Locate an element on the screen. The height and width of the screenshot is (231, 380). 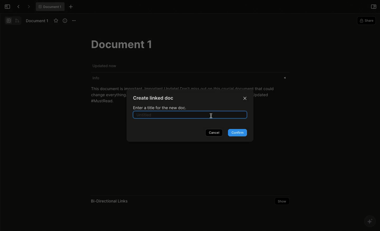
View info is located at coordinates (64, 21).